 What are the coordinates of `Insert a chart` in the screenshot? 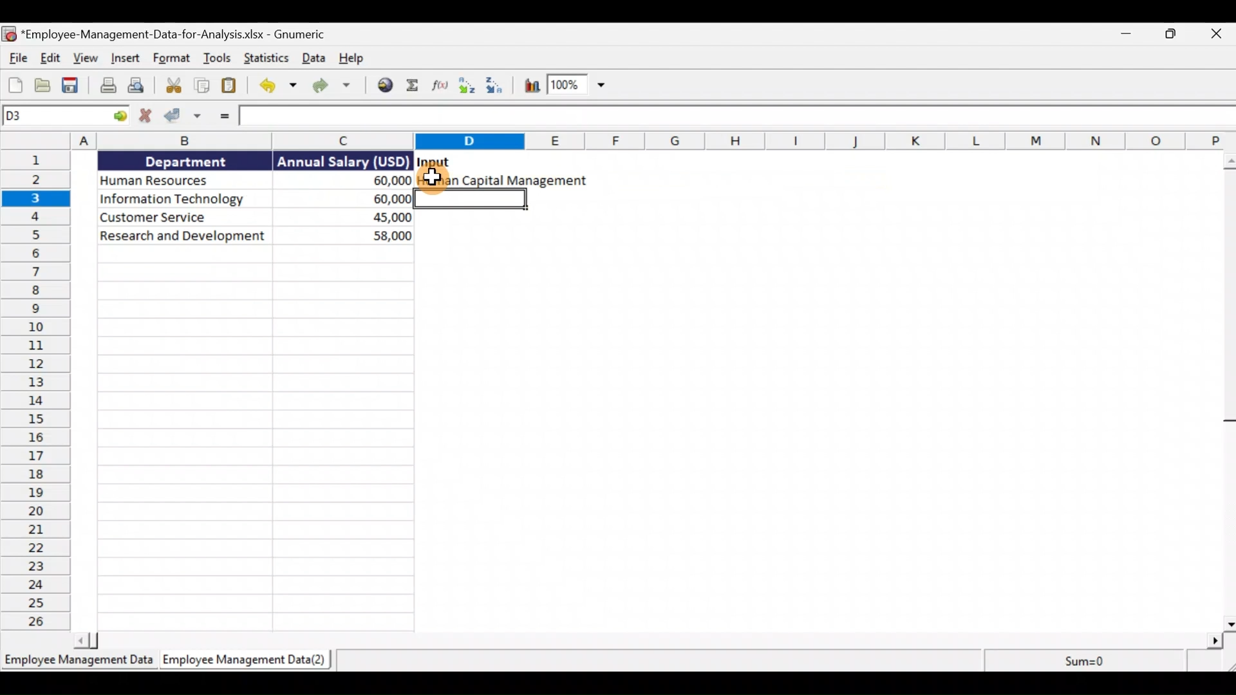 It's located at (530, 88).